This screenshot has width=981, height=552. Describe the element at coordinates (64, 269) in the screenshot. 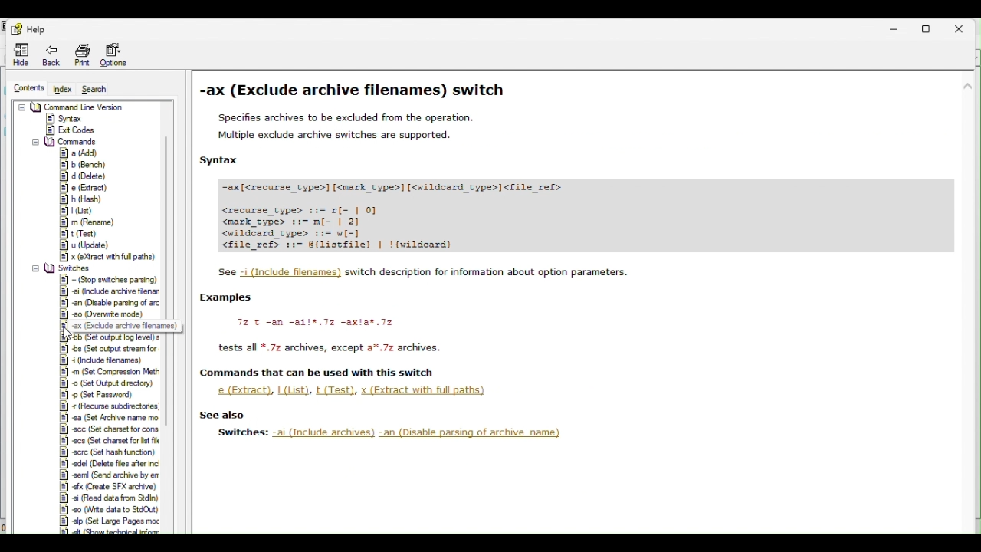

I see ` Switches` at that location.